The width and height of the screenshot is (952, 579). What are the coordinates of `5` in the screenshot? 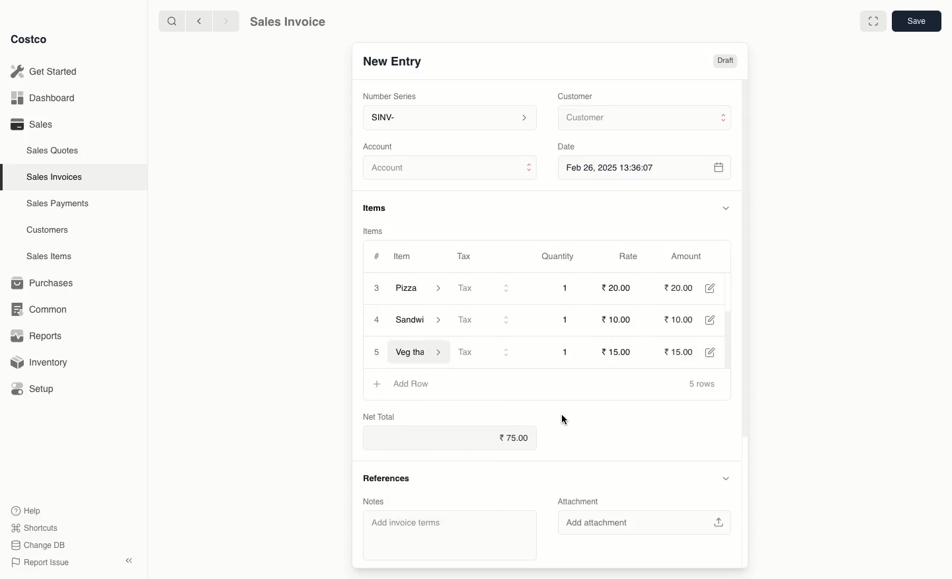 It's located at (377, 352).